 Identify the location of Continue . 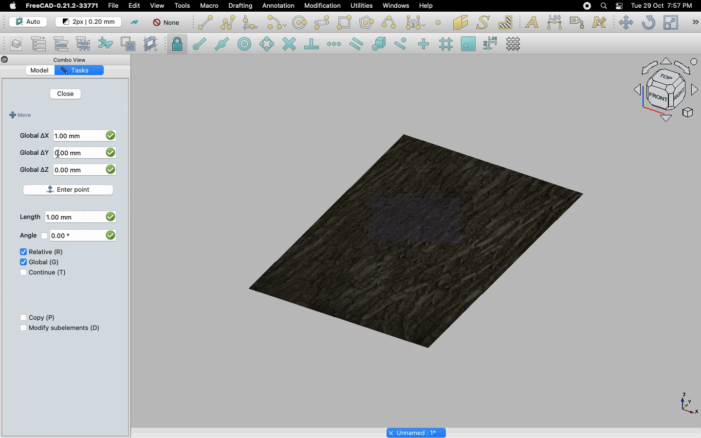
(48, 273).